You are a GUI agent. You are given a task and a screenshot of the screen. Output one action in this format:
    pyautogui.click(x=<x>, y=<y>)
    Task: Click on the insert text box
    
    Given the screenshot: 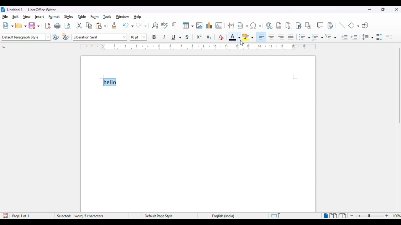 What is the action you would take?
    pyautogui.click(x=219, y=25)
    